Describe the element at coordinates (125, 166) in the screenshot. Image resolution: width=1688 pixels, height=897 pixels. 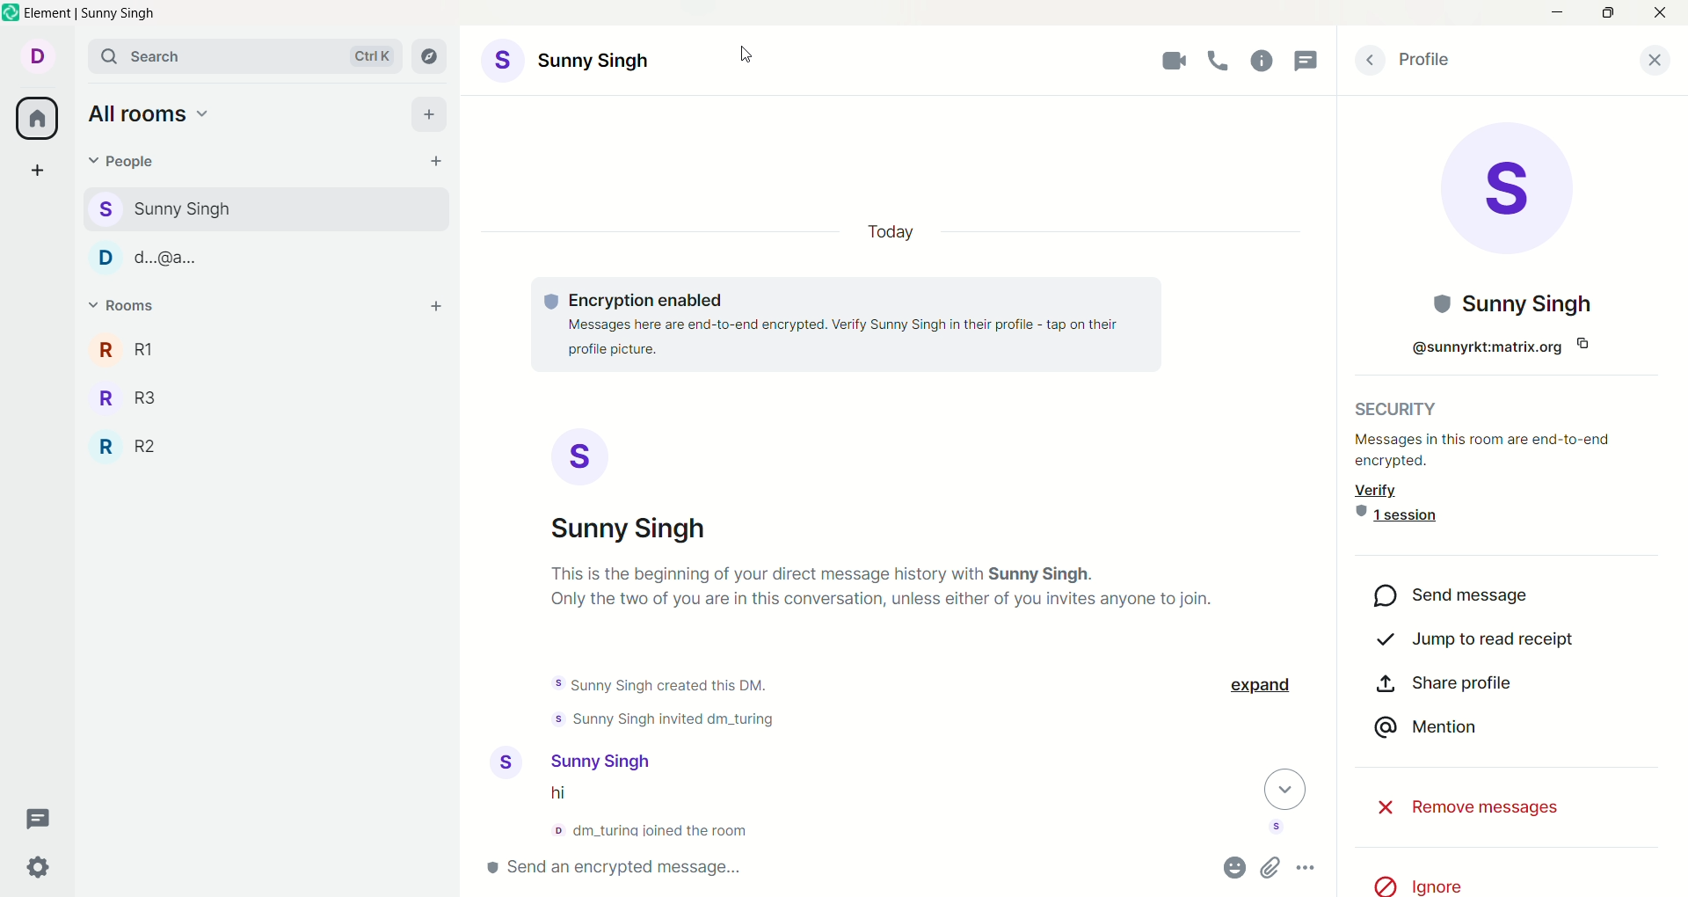
I see `people` at that location.